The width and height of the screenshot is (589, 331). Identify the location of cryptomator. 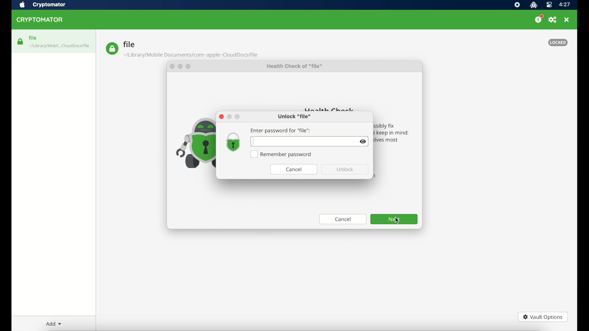
(41, 20).